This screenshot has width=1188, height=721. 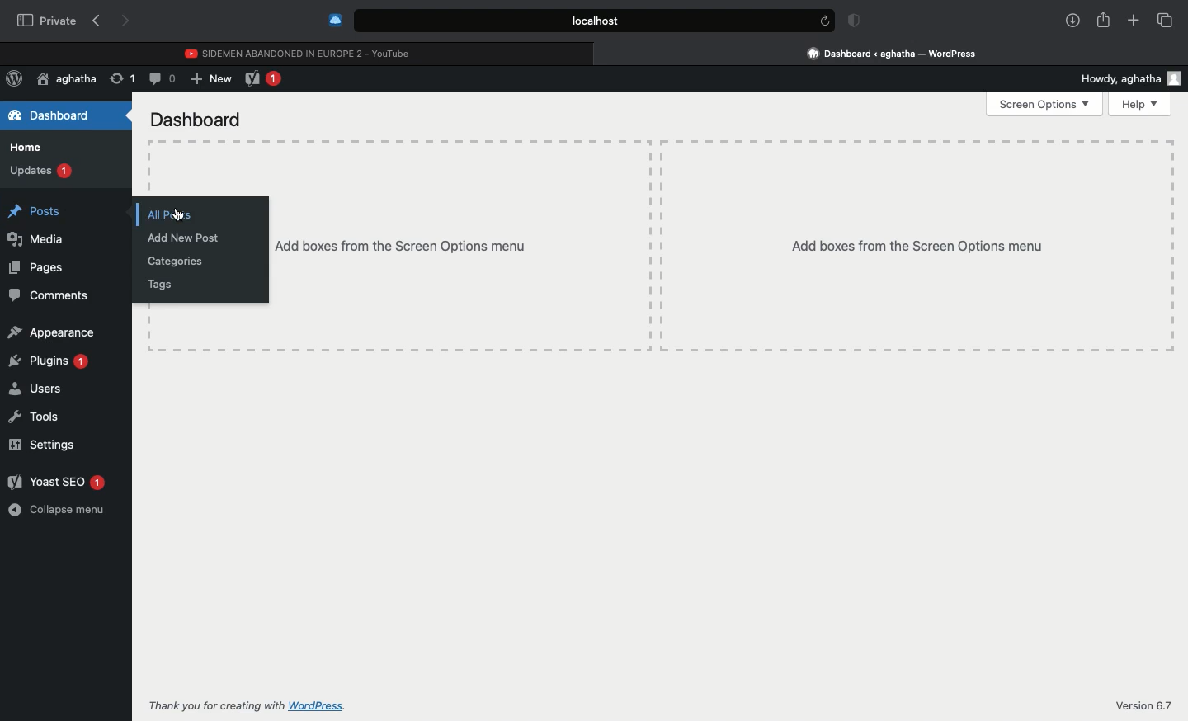 I want to click on Next page, so click(x=127, y=22).